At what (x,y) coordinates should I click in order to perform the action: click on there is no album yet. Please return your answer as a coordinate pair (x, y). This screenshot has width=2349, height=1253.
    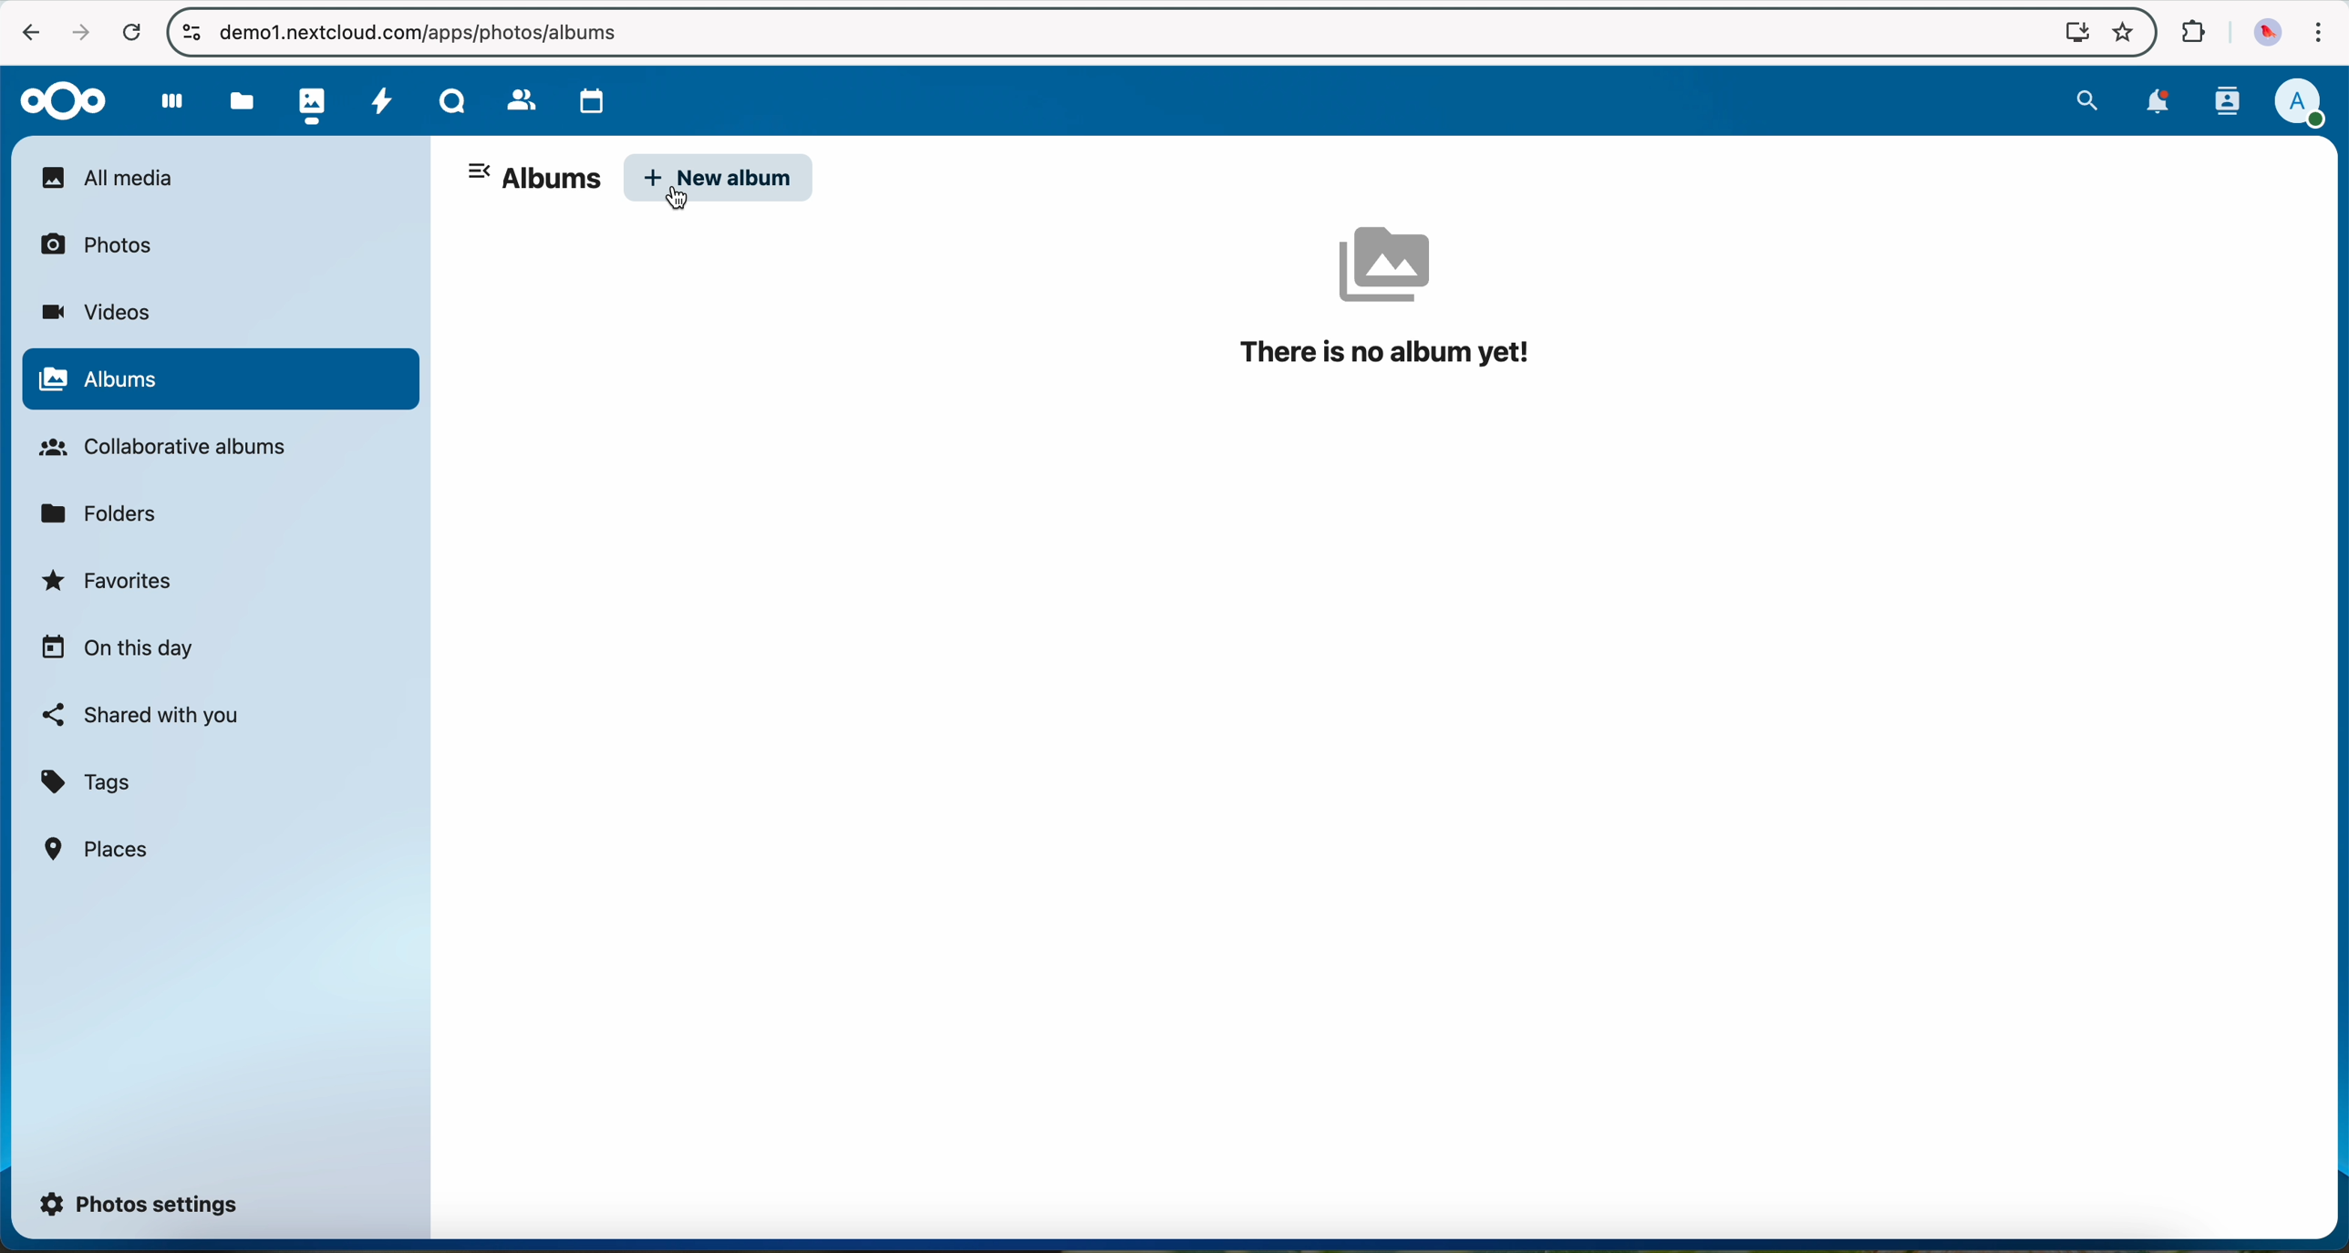
    Looking at the image, I should click on (1394, 297).